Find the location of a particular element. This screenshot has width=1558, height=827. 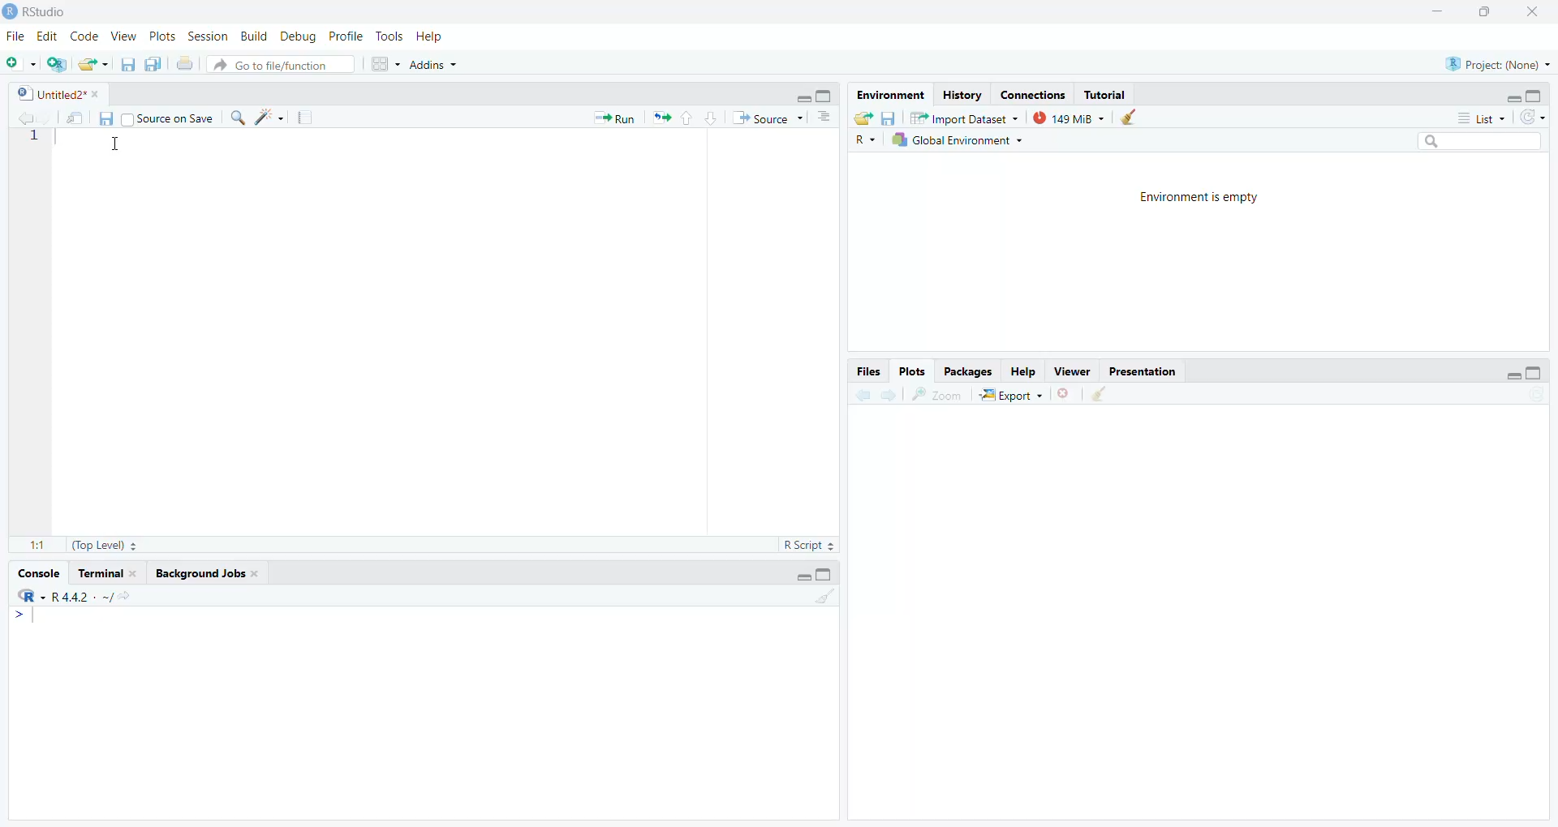

Compile Report (Ctrl + Shift + K) is located at coordinates (305, 118).